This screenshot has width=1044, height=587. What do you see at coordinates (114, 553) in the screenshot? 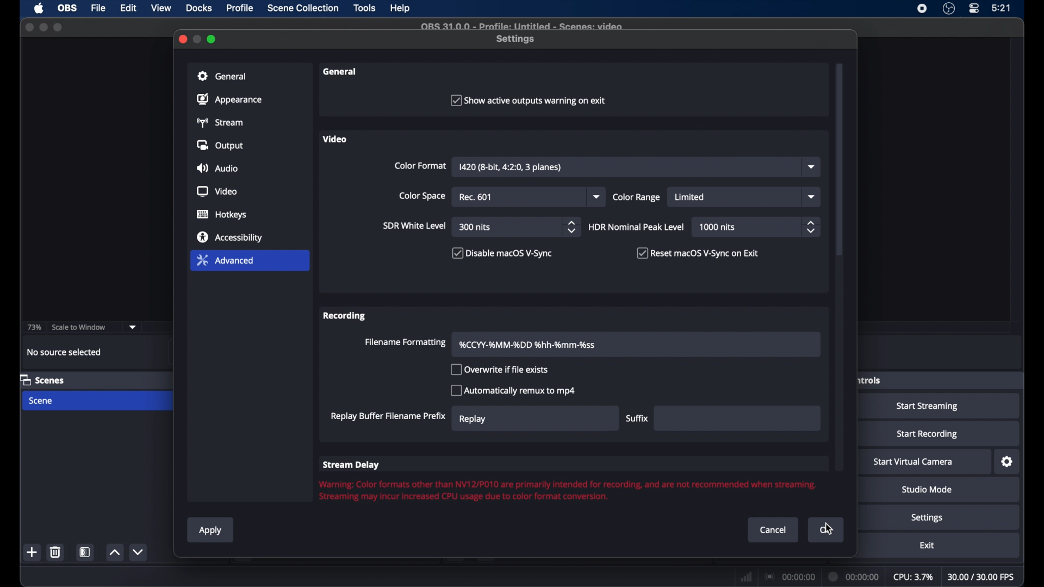
I see `increment` at bounding box center [114, 553].